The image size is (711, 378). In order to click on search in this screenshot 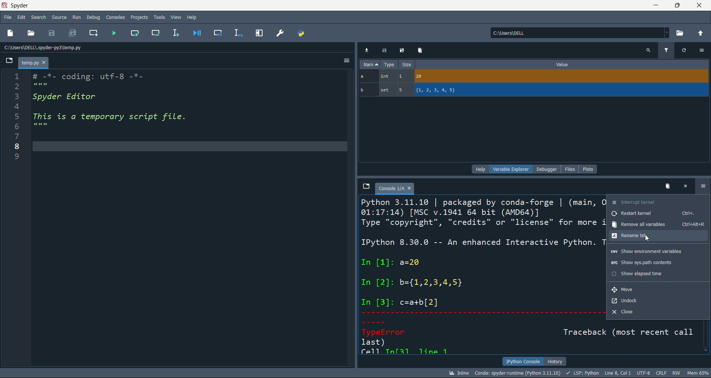, I will do `click(37, 17)`.